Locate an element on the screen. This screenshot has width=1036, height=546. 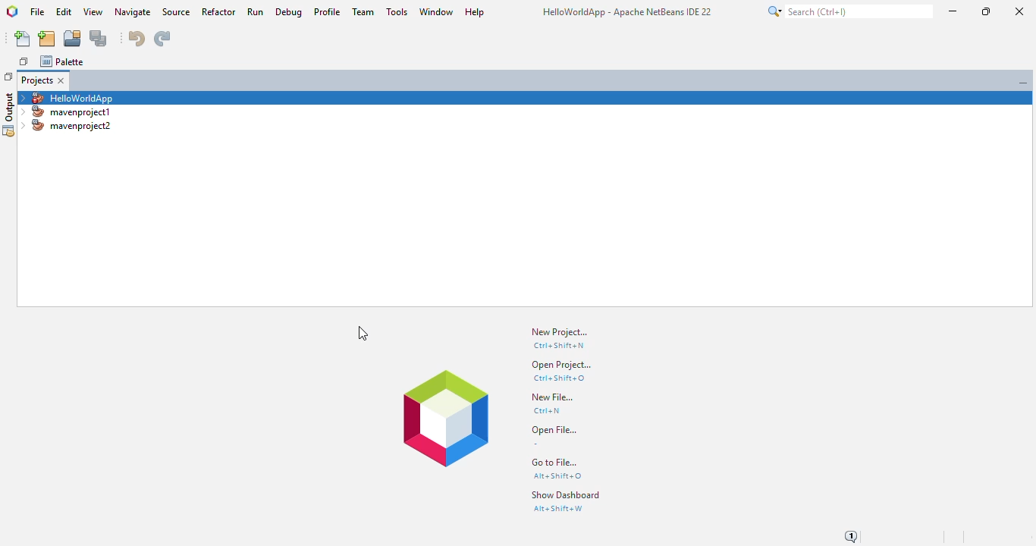
profile is located at coordinates (328, 12).